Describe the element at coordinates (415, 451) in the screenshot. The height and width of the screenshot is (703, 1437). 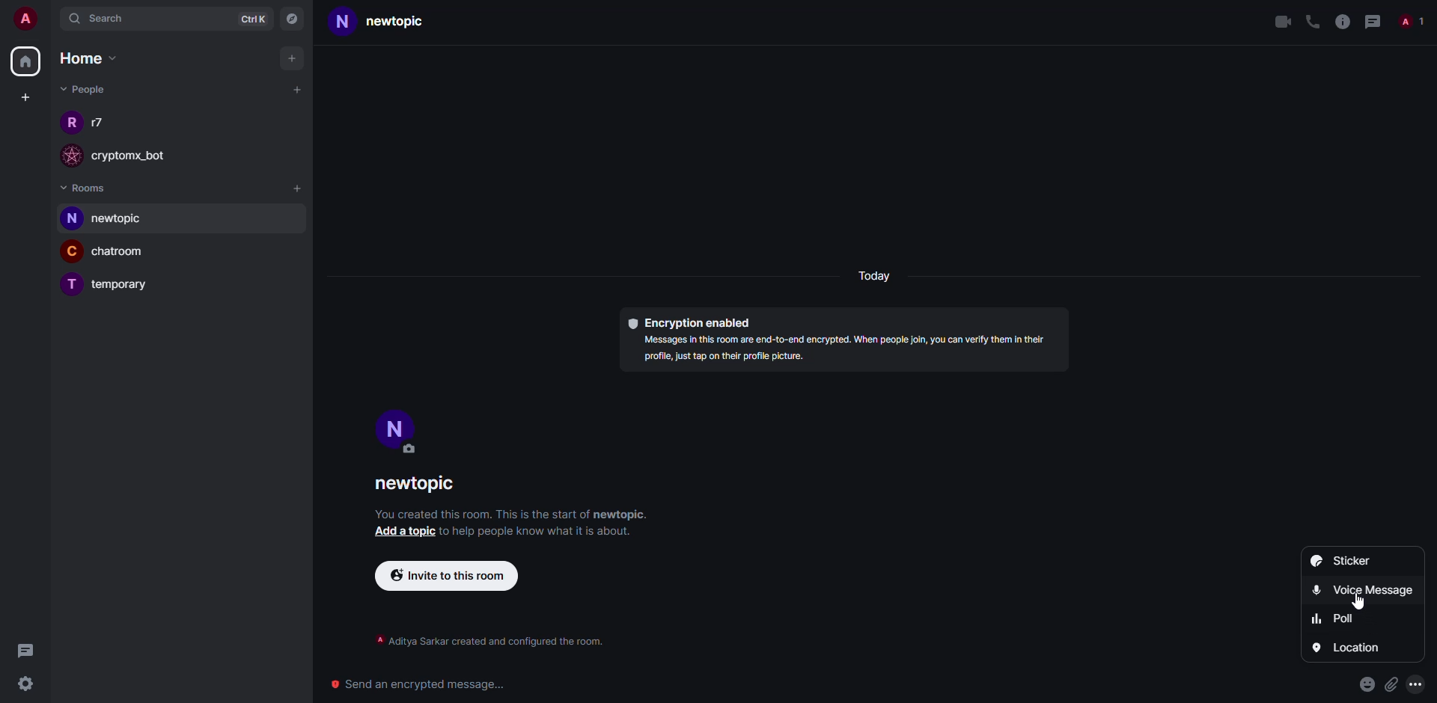
I see `edit profile image` at that location.